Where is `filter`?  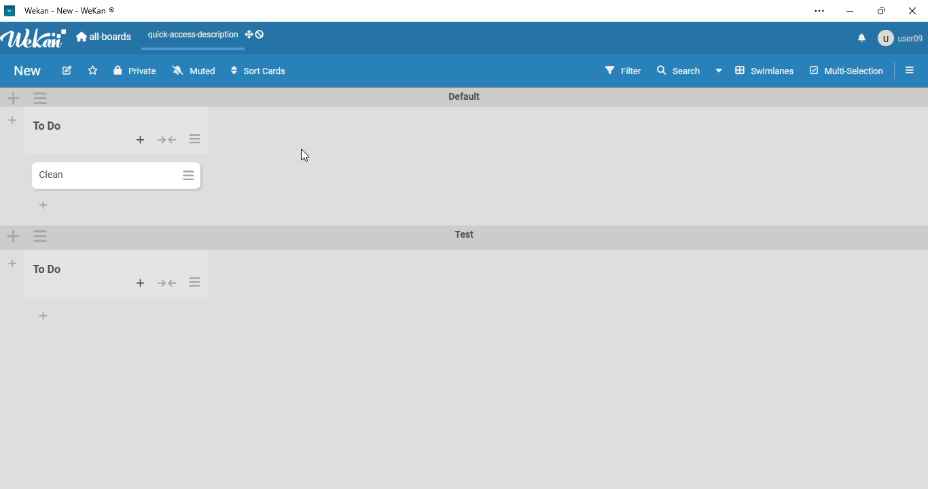 filter is located at coordinates (623, 69).